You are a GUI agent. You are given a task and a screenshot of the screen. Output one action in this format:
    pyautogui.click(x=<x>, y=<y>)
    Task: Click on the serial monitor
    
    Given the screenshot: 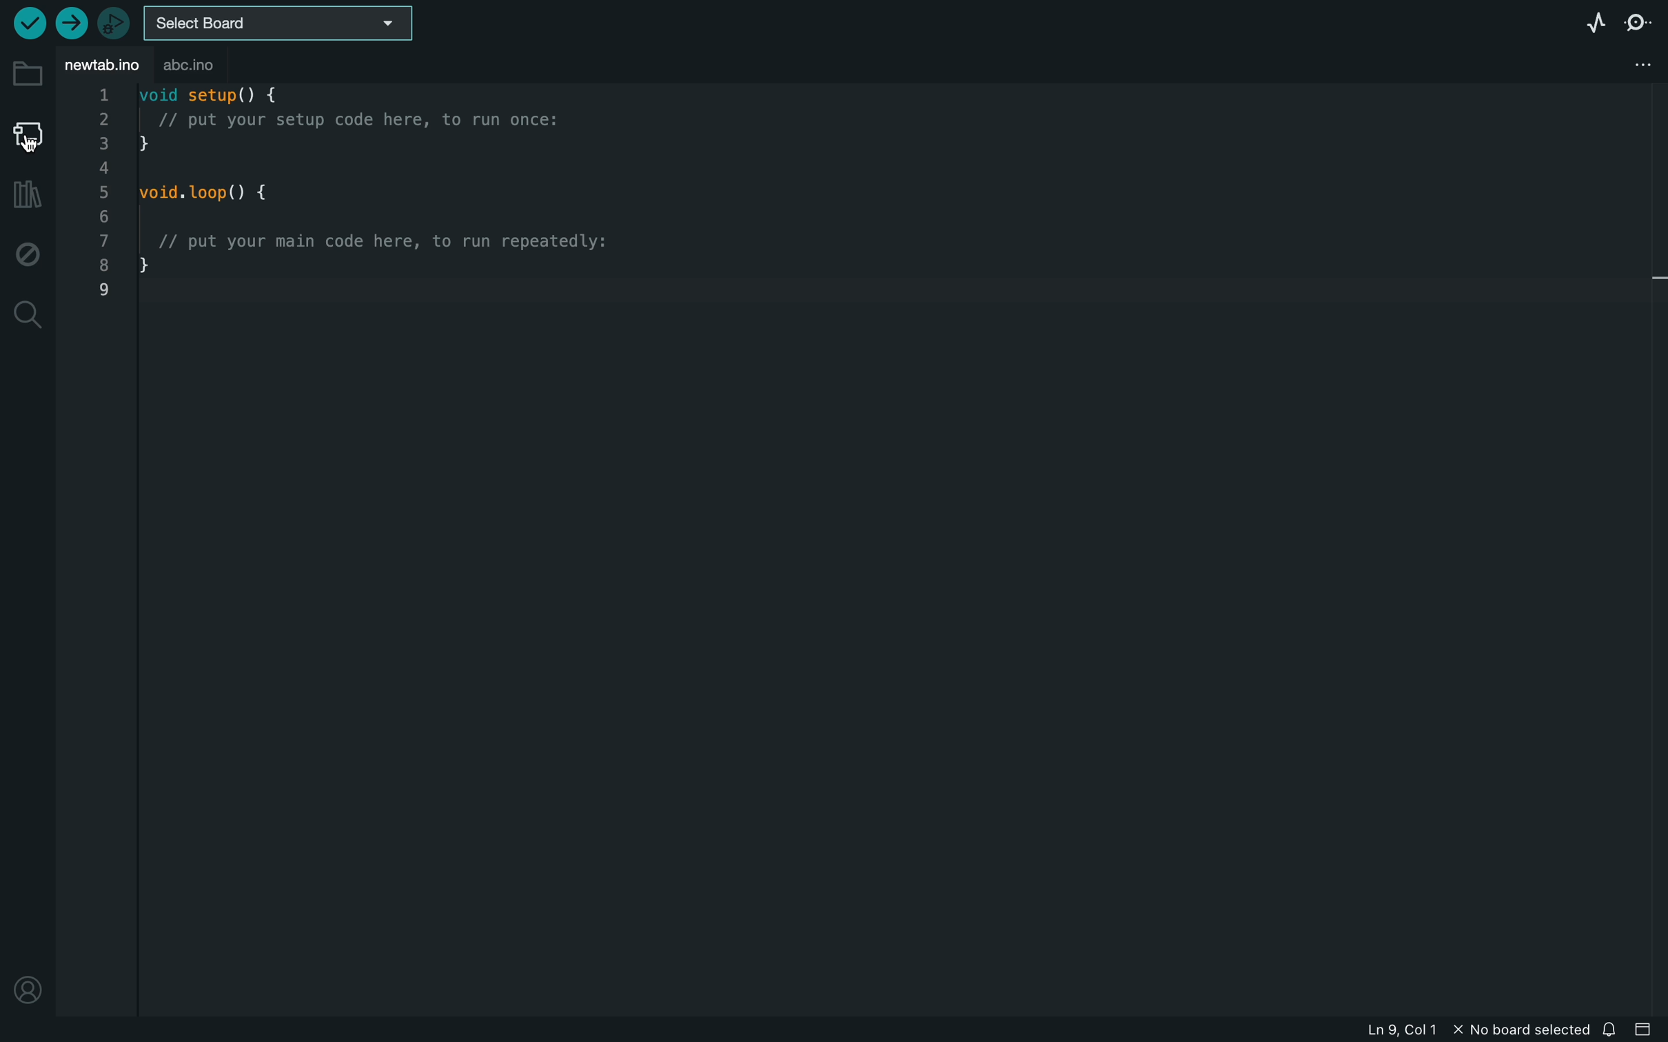 What is the action you would take?
    pyautogui.click(x=1637, y=23)
    